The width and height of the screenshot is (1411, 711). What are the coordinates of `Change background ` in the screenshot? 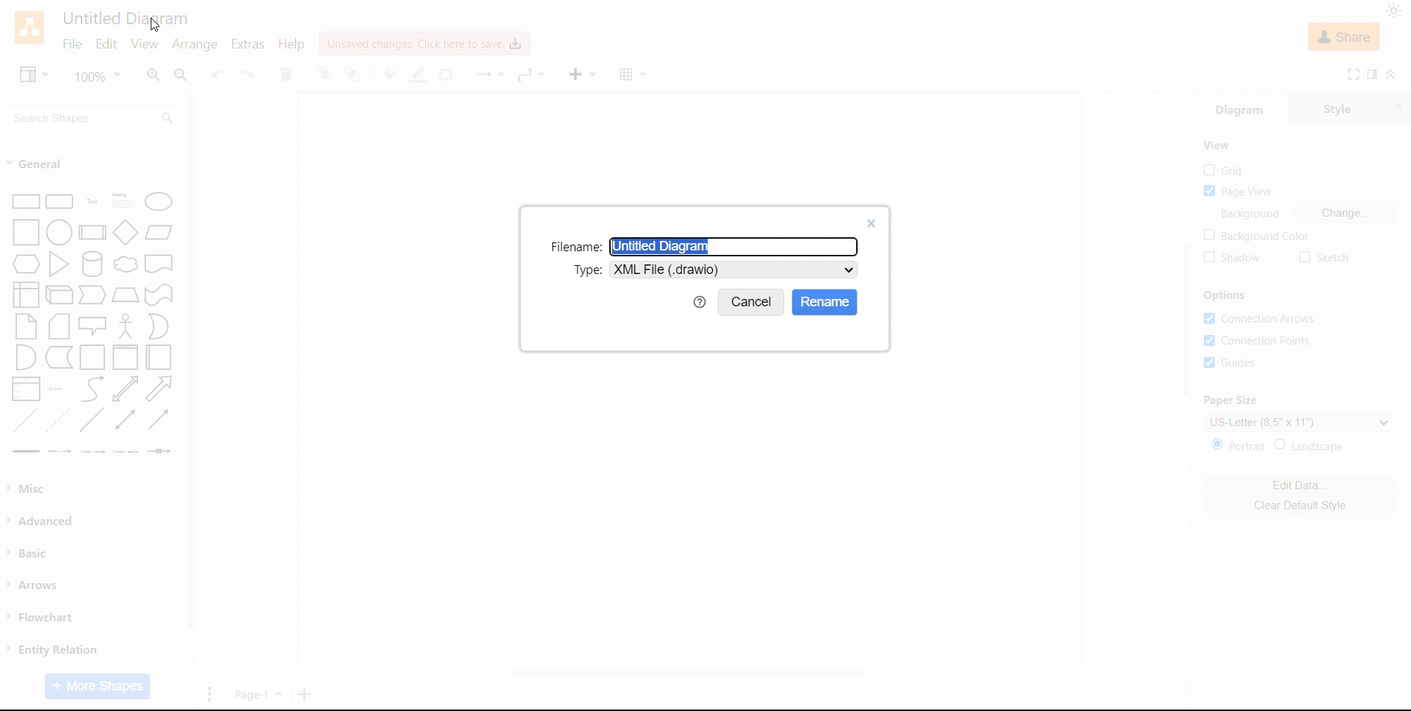 It's located at (1346, 213).